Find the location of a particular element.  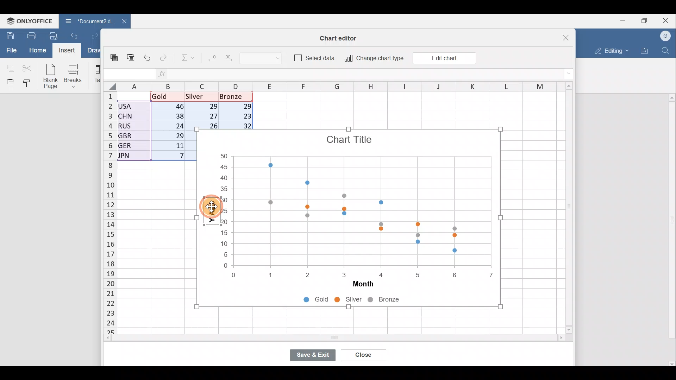

Redo is located at coordinates (95, 34).